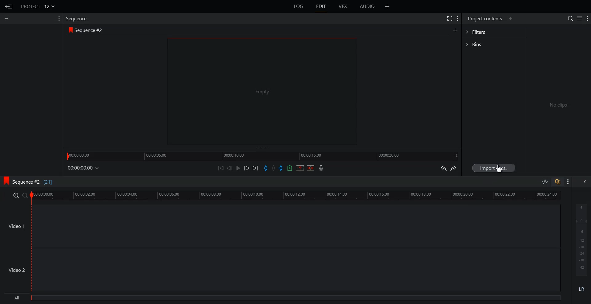  Describe the element at coordinates (263, 155) in the screenshot. I see `Slider` at that location.